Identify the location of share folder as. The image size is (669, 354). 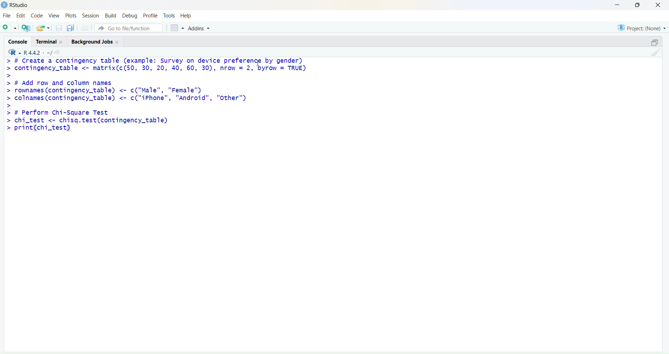
(43, 28).